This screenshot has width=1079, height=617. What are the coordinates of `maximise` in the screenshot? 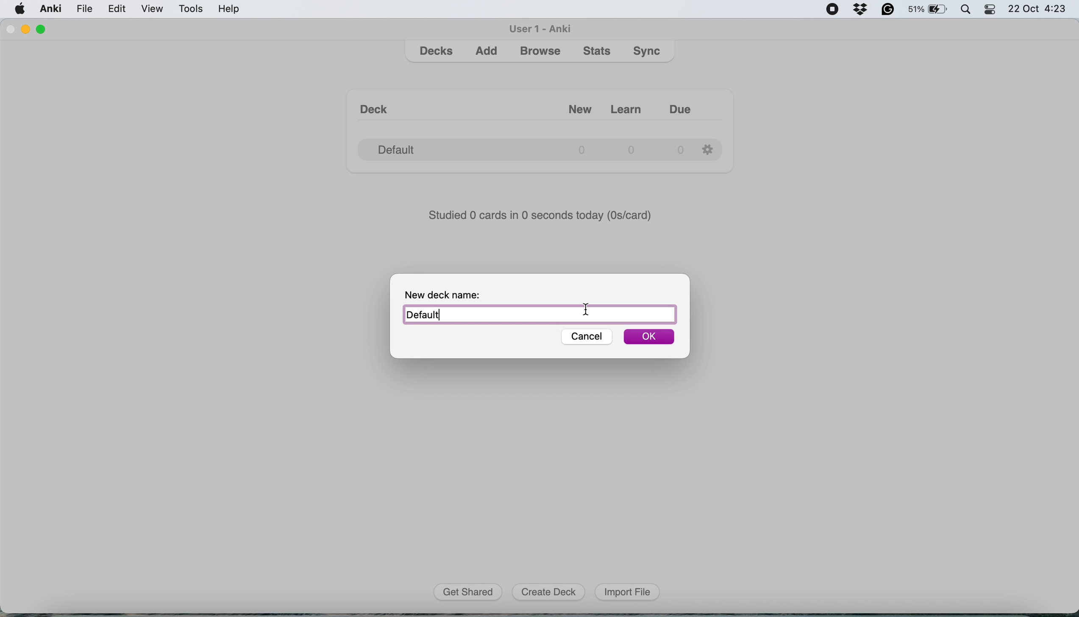 It's located at (44, 27).